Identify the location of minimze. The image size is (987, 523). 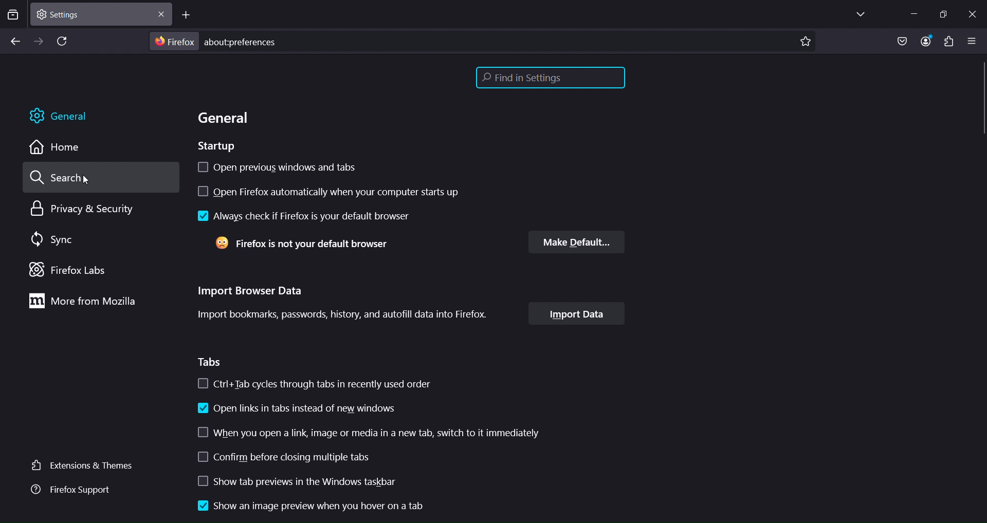
(912, 13).